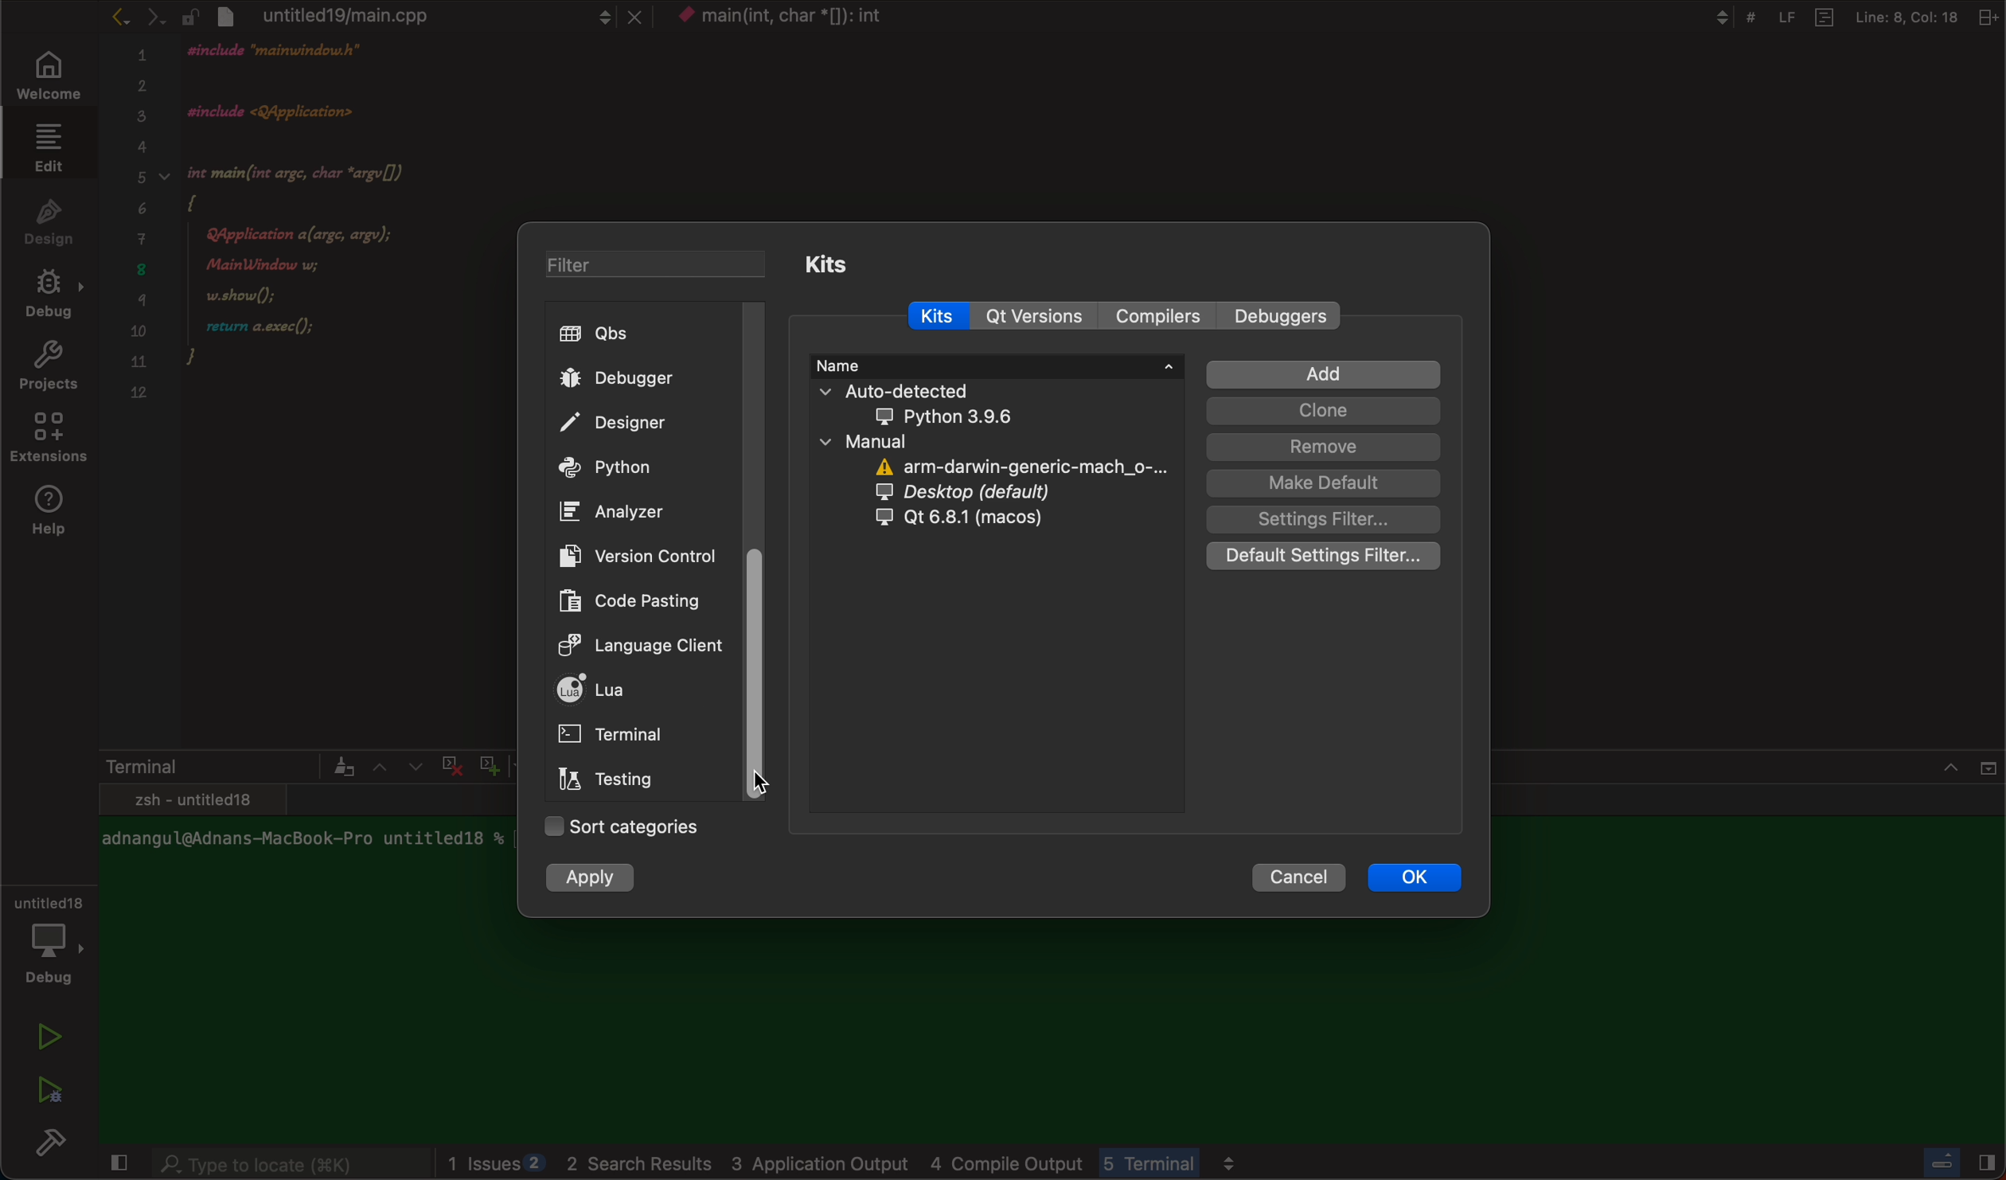 The height and width of the screenshot is (1180, 2006). What do you see at coordinates (48, 369) in the screenshot?
I see `projects` at bounding box center [48, 369].